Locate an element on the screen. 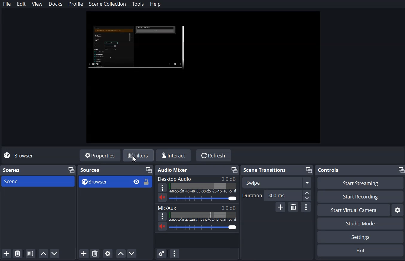 Image resolution: width=405 pixels, height=261 pixels. Properties is located at coordinates (100, 155).